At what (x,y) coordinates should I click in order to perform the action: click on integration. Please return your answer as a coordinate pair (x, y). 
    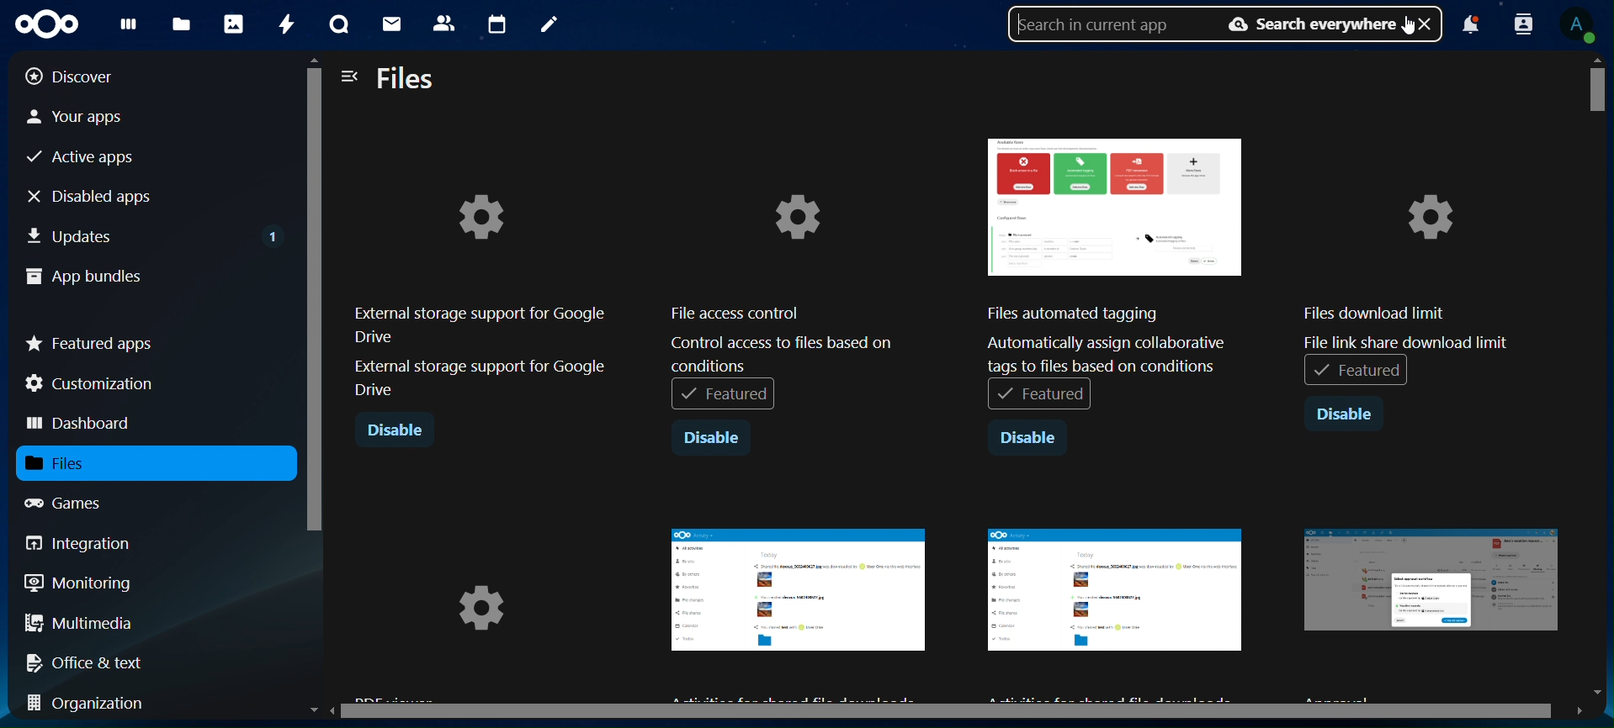
    Looking at the image, I should click on (91, 543).